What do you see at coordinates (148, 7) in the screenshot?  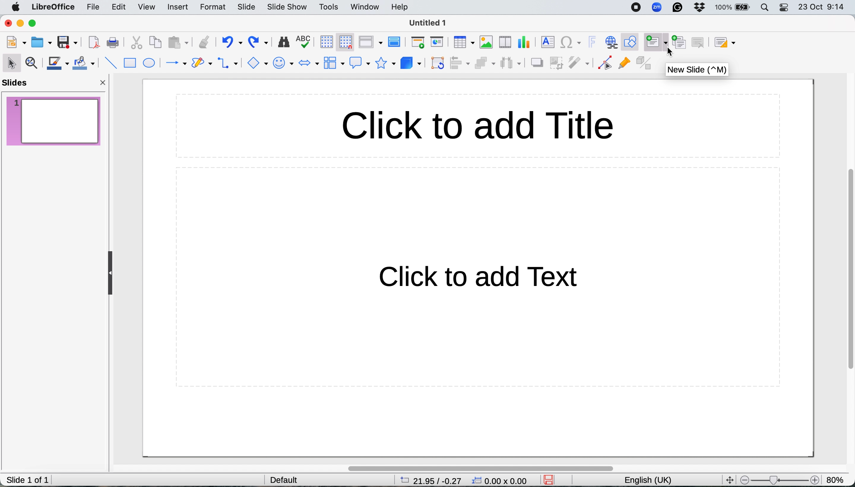 I see `view` at bounding box center [148, 7].